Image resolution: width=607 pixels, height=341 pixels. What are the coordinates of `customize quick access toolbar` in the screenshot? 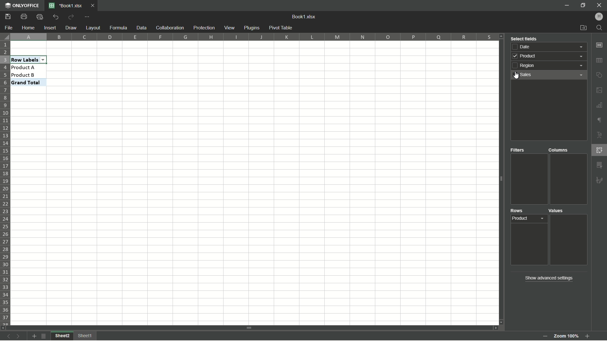 It's located at (88, 17).